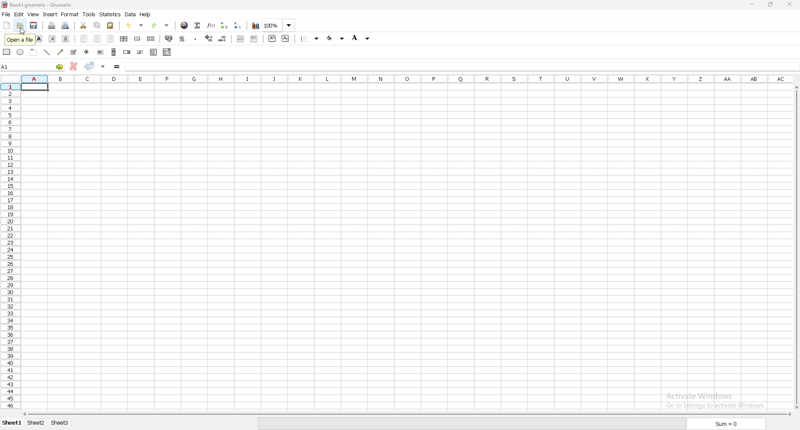  I want to click on cut, so click(83, 26).